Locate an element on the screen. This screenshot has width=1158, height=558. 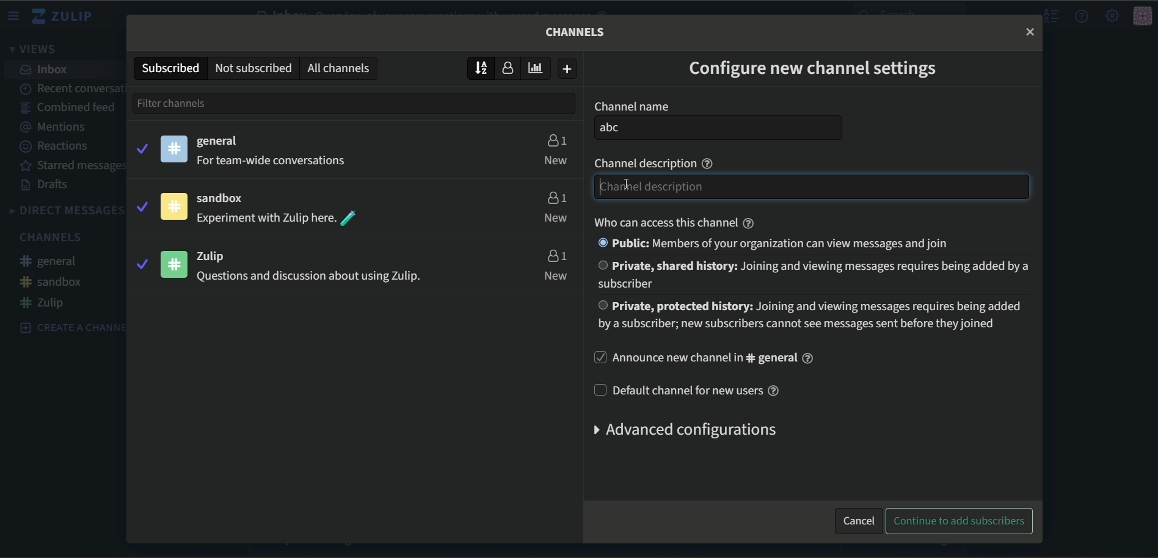
zulip logo is located at coordinates (65, 16).